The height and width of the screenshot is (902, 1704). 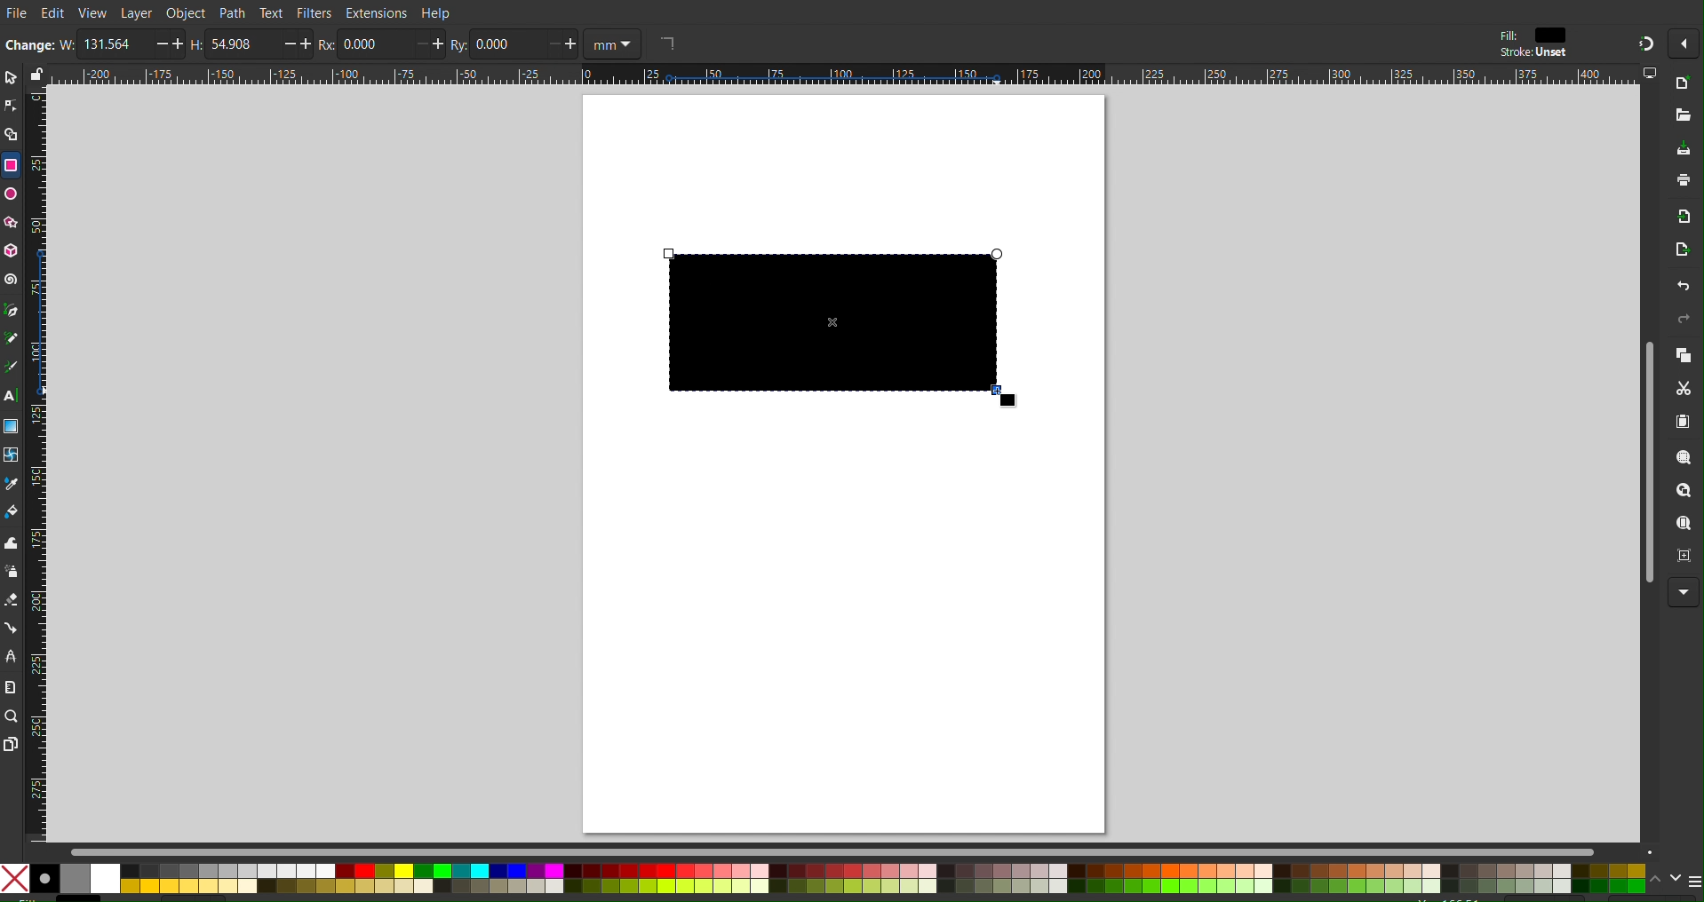 I want to click on w, so click(x=65, y=44).